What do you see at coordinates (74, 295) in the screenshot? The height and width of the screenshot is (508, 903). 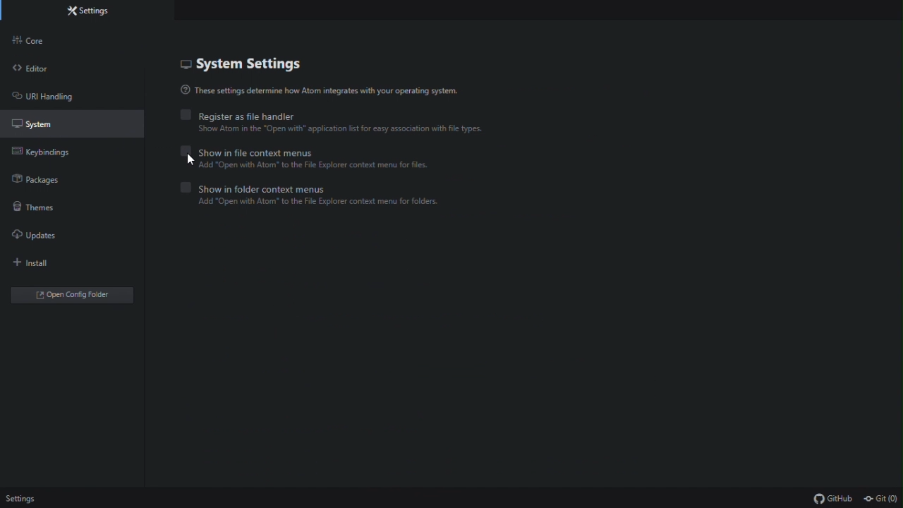 I see `open folder` at bounding box center [74, 295].